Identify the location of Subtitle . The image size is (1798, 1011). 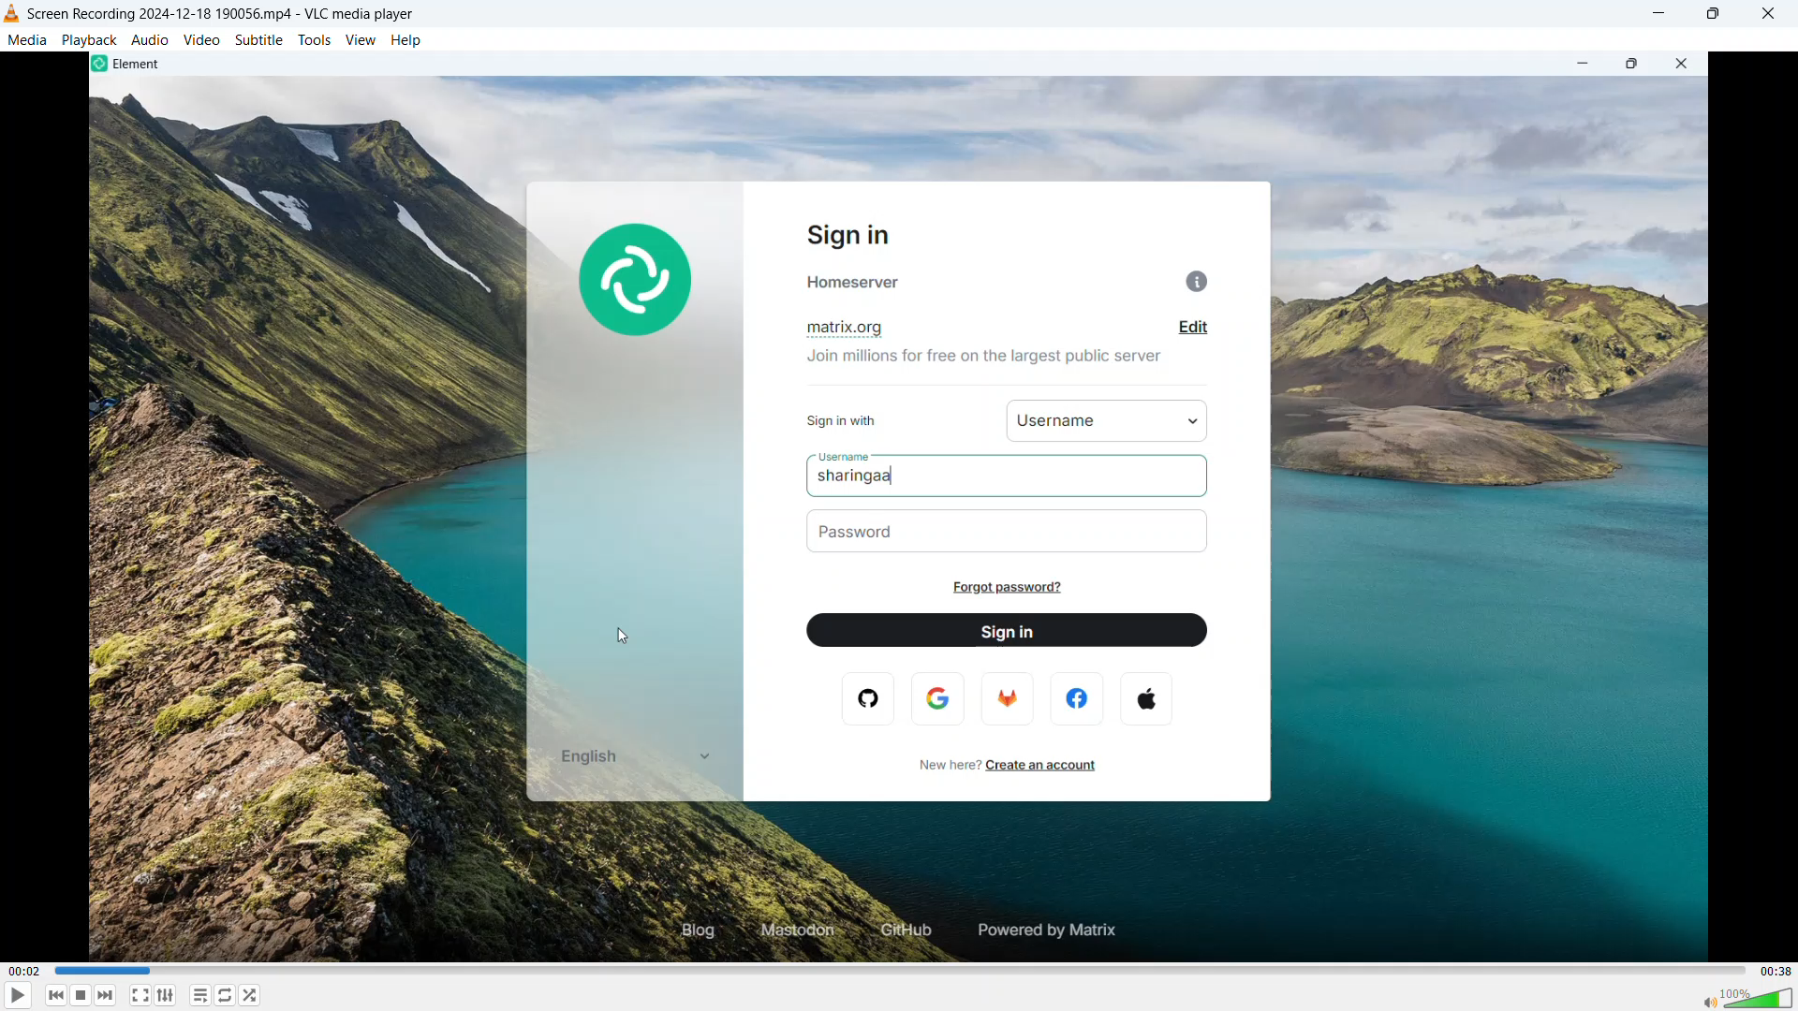
(259, 40).